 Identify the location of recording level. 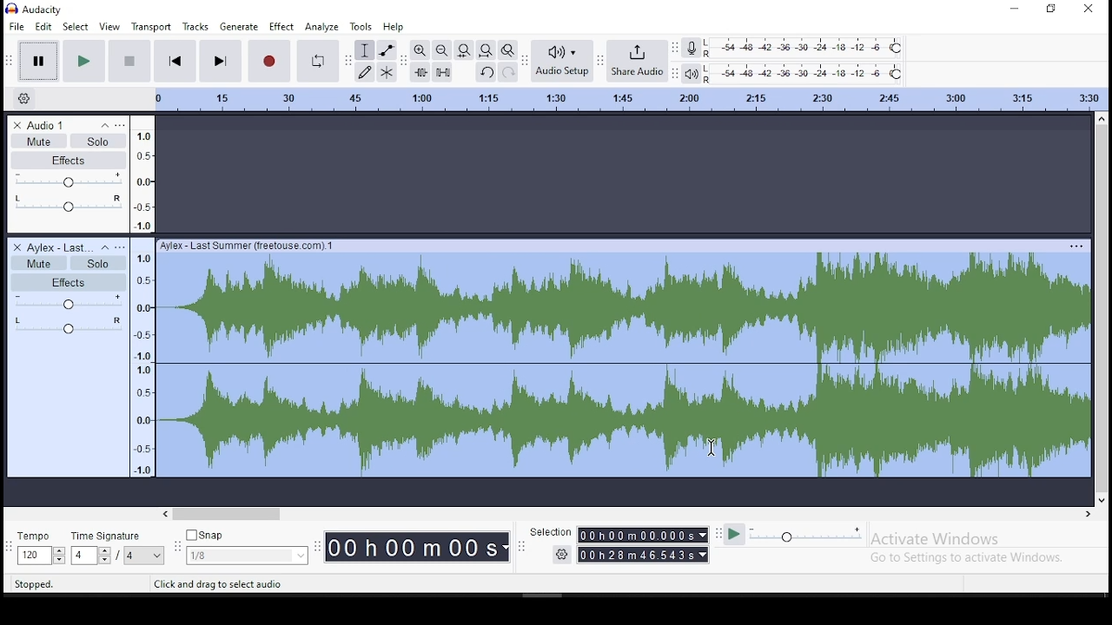
(804, 47).